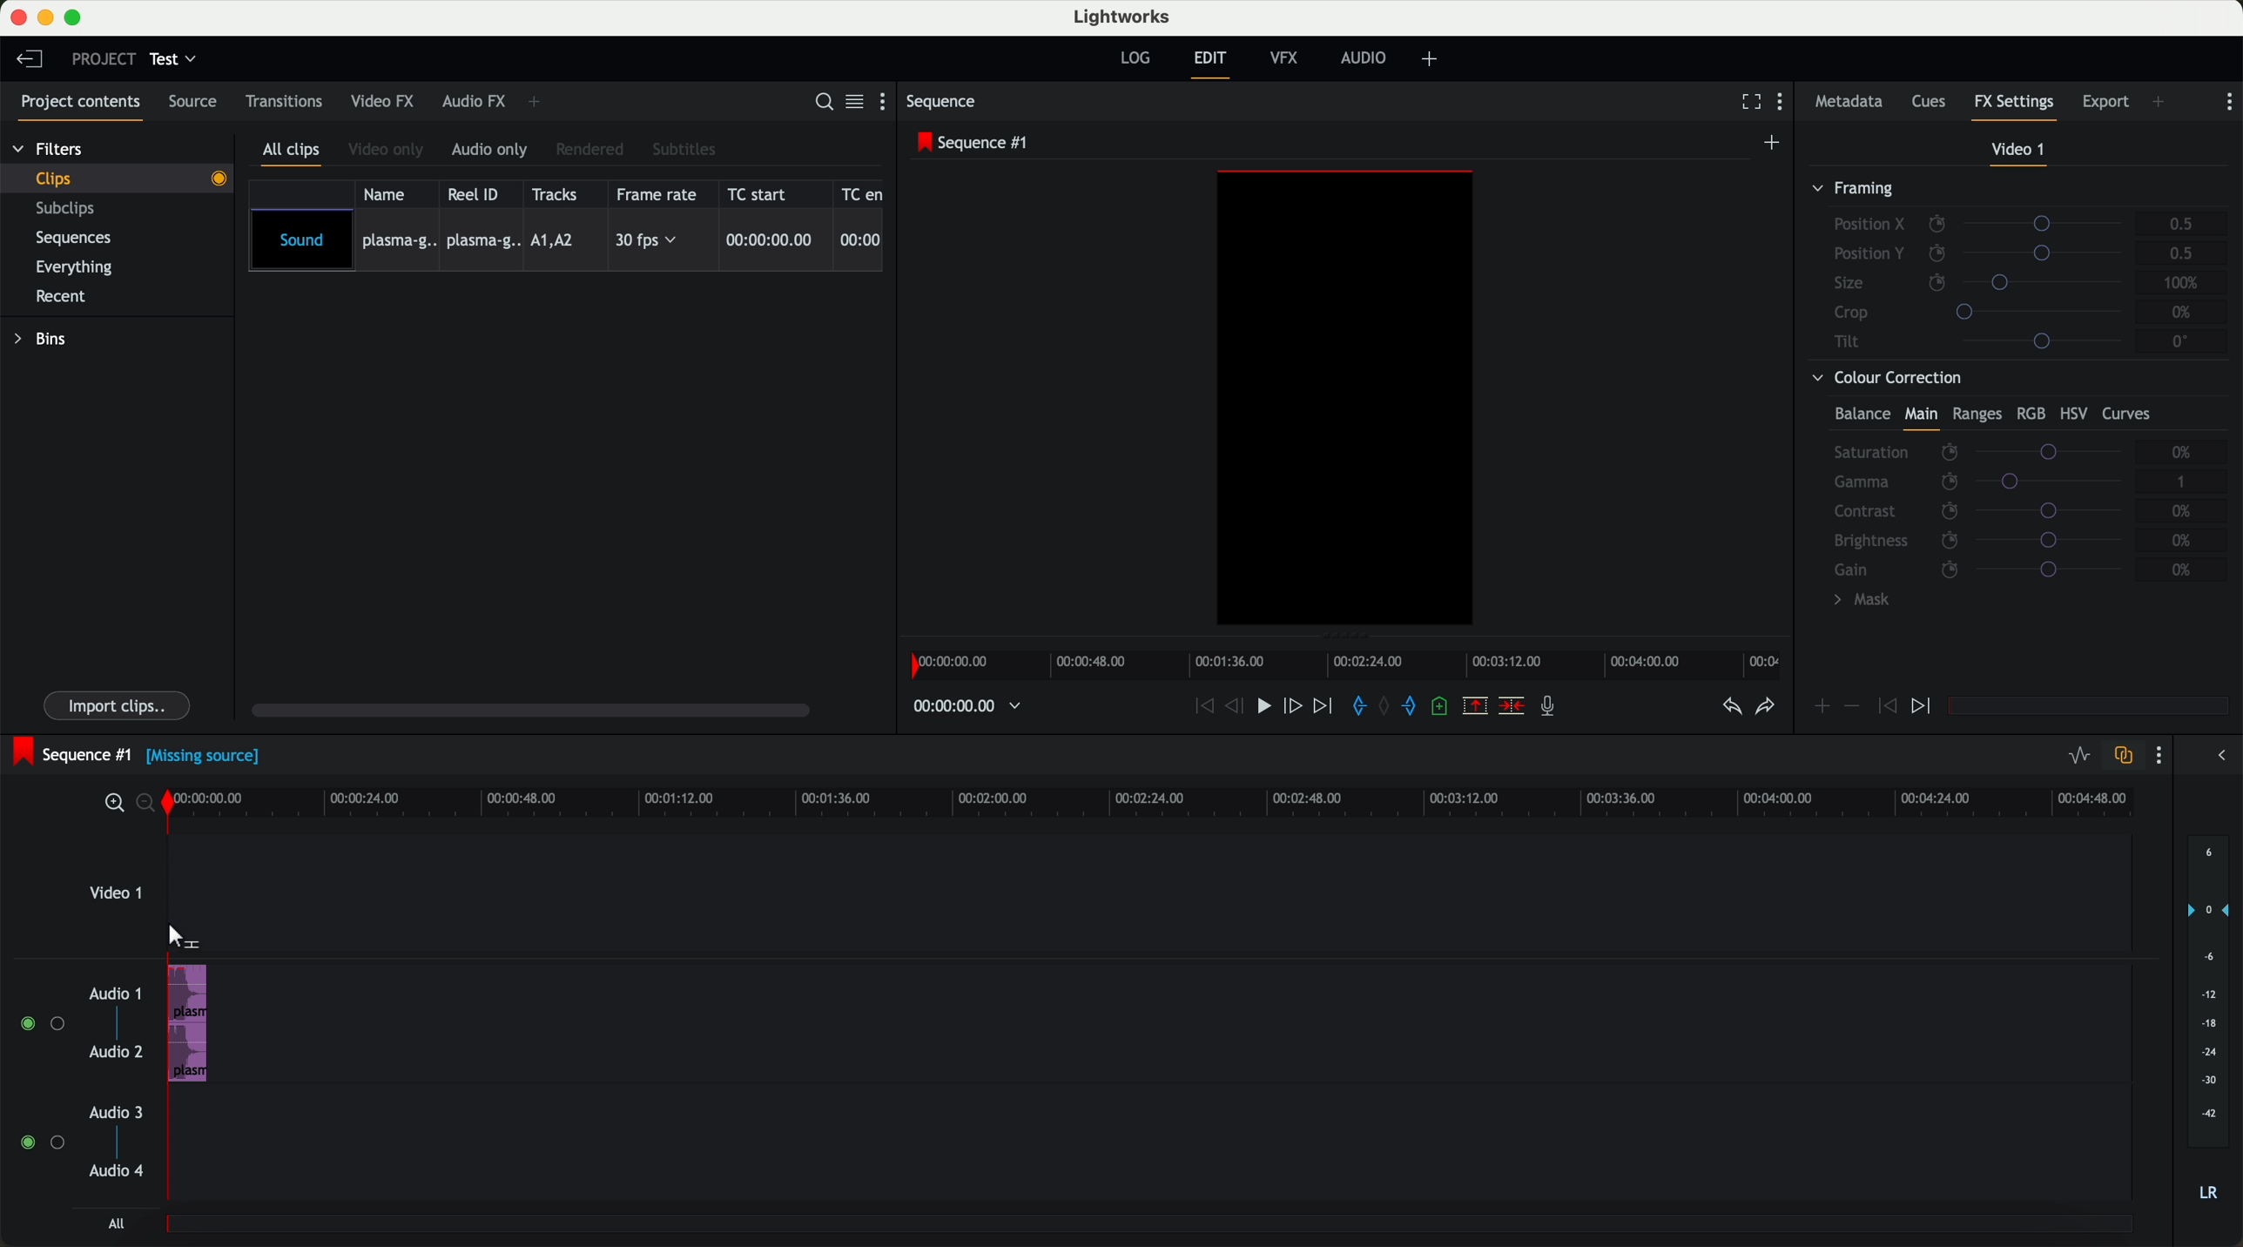 Image resolution: width=2243 pixels, height=1247 pixels. Describe the element at coordinates (540, 712) in the screenshot. I see `scroll bar` at that location.